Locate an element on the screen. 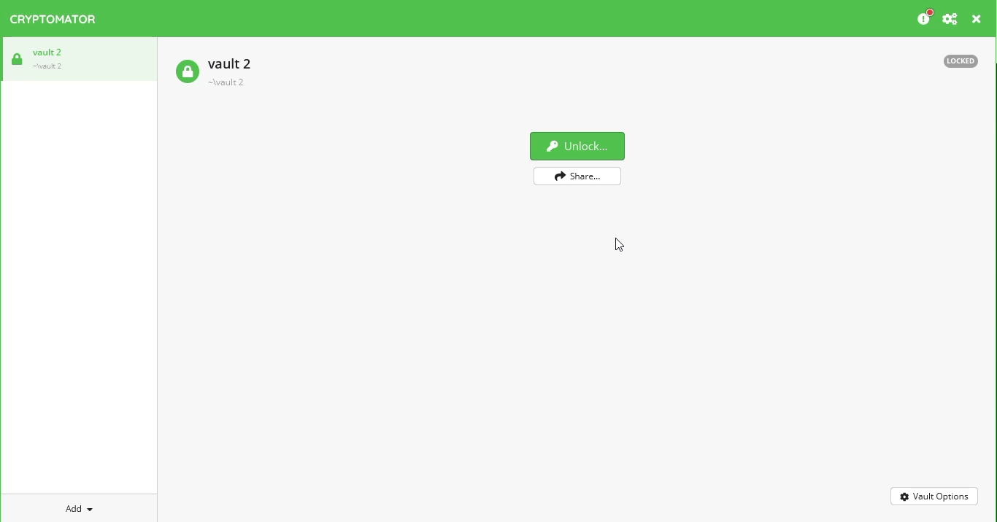 Image resolution: width=997 pixels, height=522 pixels. unlock is located at coordinates (577, 146).